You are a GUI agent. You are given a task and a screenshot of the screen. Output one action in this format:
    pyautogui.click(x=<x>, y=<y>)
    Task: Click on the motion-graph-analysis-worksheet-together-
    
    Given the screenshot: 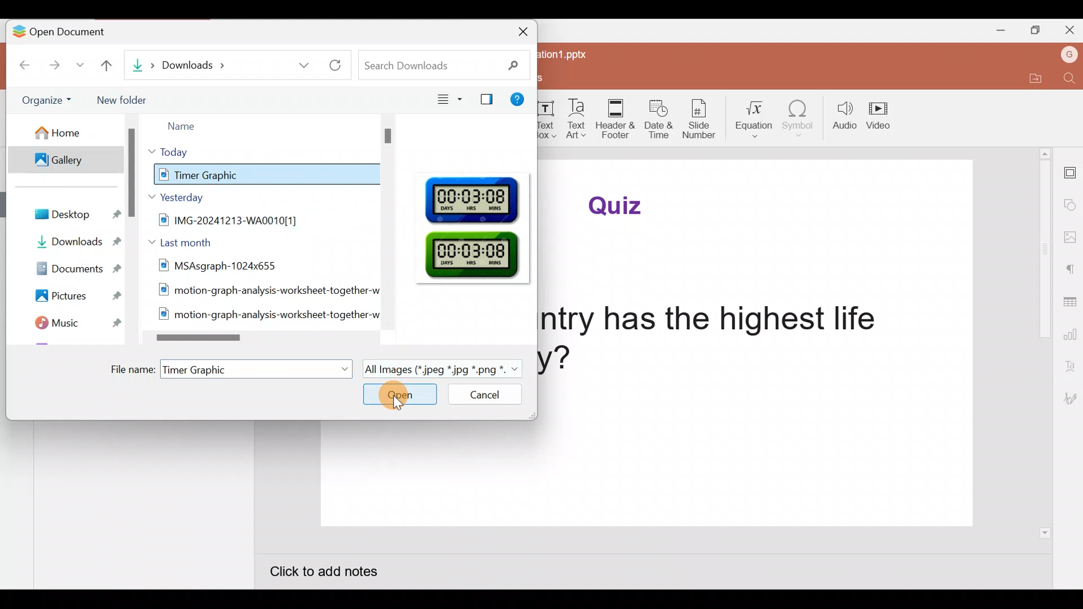 What is the action you would take?
    pyautogui.click(x=263, y=292)
    